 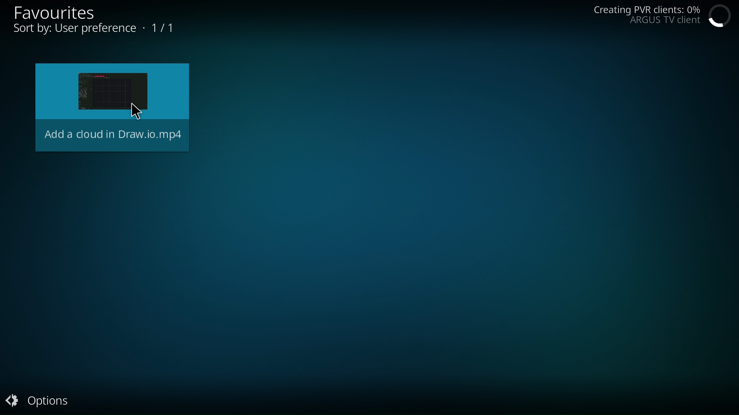 I want to click on favoritess, so click(x=62, y=12).